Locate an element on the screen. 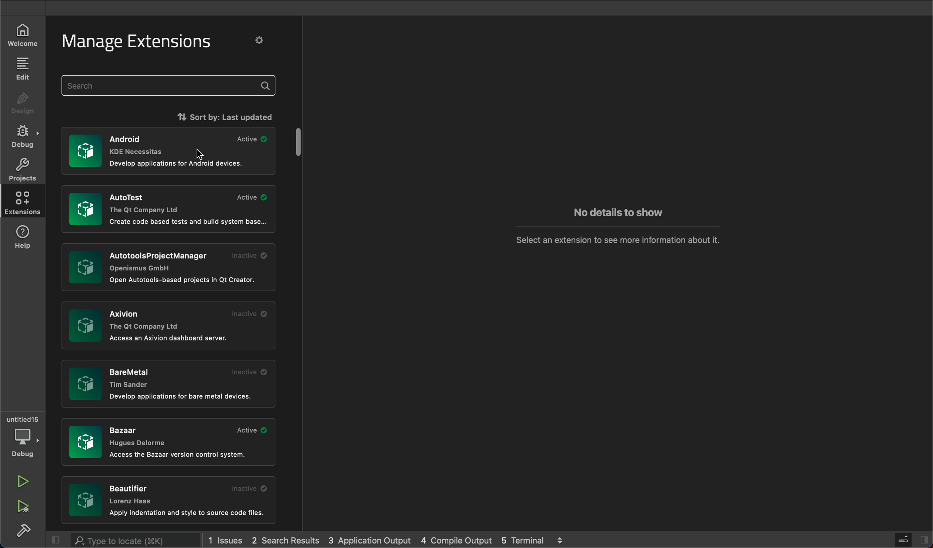  sort is located at coordinates (195, 116).